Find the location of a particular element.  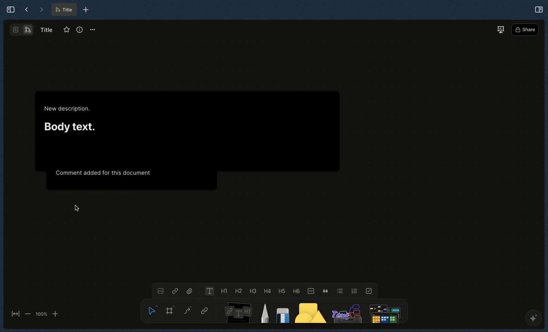

Expand sidebar is located at coordinates (8, 9).